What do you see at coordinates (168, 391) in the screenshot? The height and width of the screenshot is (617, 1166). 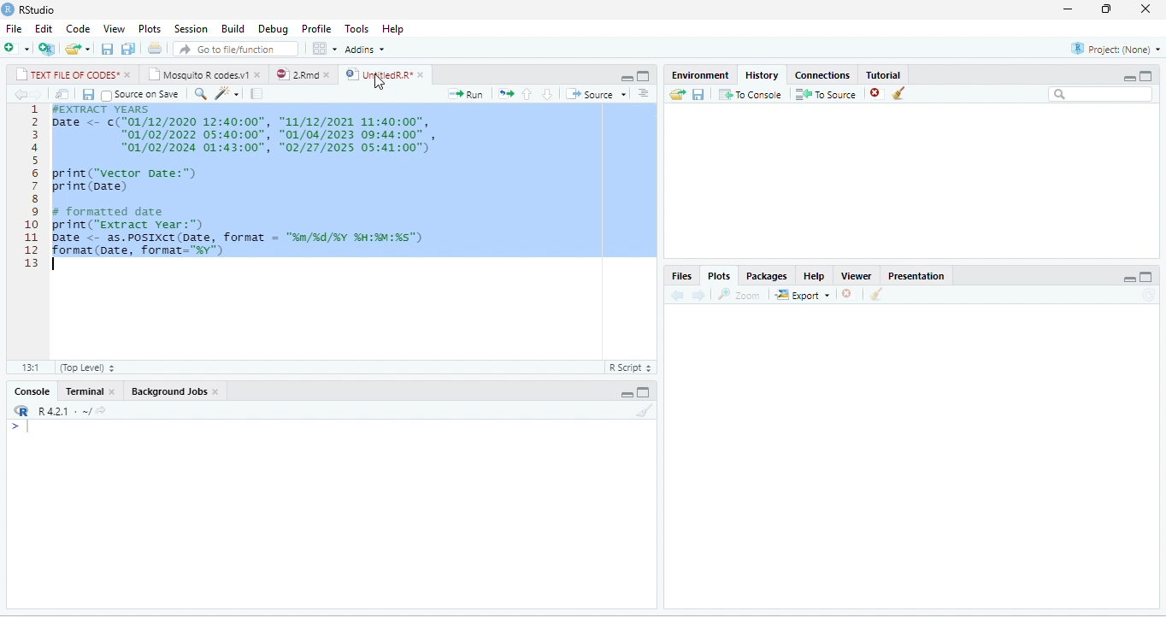 I see `Background Jobs` at bounding box center [168, 391].